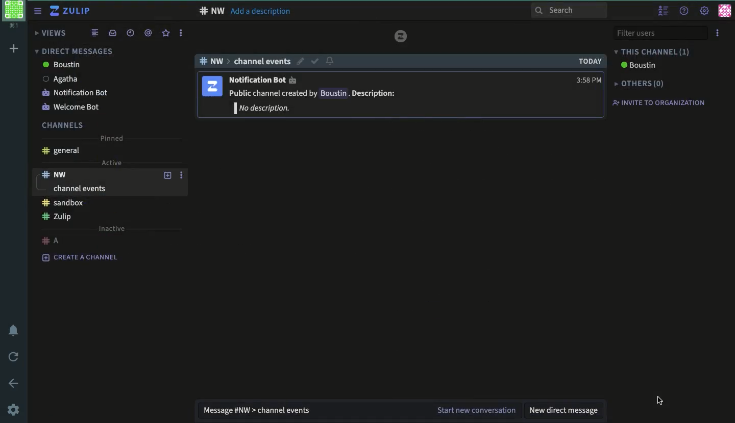  What do you see at coordinates (82, 188) in the screenshot?
I see `channel events` at bounding box center [82, 188].